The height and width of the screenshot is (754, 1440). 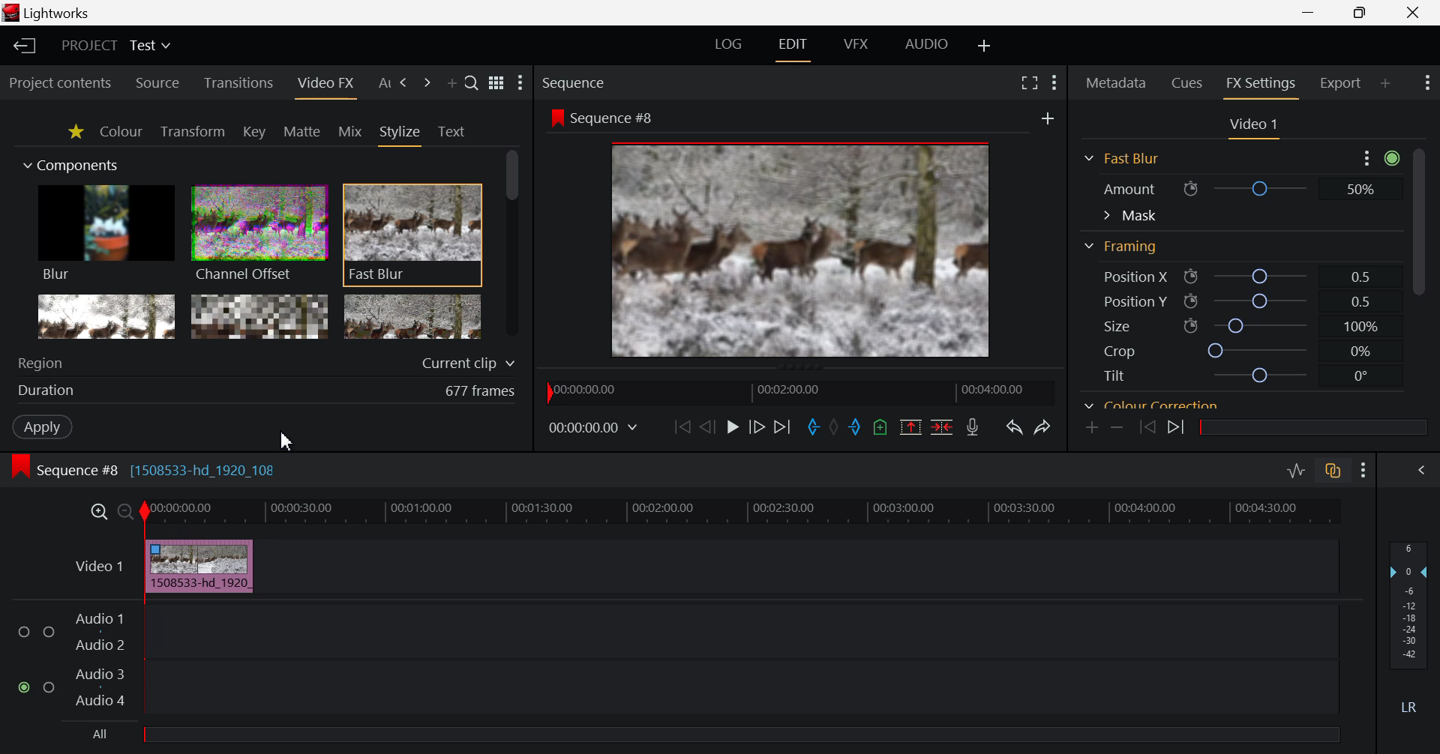 I want to click on Frame Time, so click(x=594, y=426).